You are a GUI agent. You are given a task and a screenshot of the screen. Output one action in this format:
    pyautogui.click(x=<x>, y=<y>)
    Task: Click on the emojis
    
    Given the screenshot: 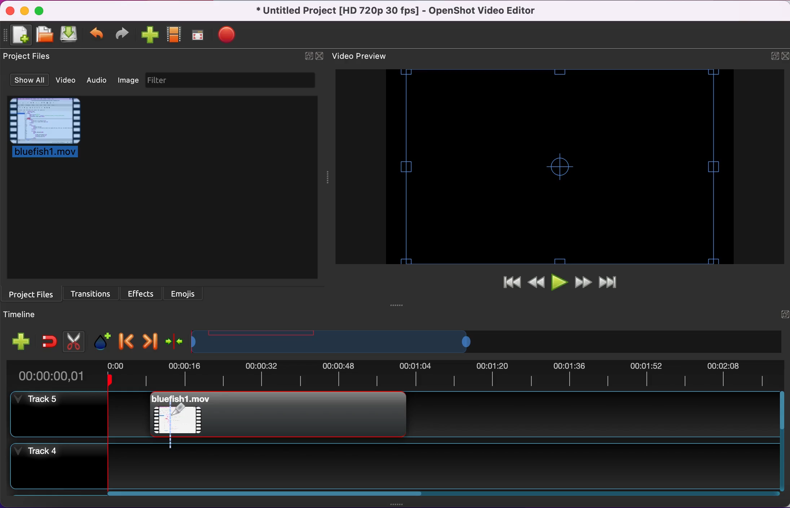 What is the action you would take?
    pyautogui.click(x=189, y=293)
    